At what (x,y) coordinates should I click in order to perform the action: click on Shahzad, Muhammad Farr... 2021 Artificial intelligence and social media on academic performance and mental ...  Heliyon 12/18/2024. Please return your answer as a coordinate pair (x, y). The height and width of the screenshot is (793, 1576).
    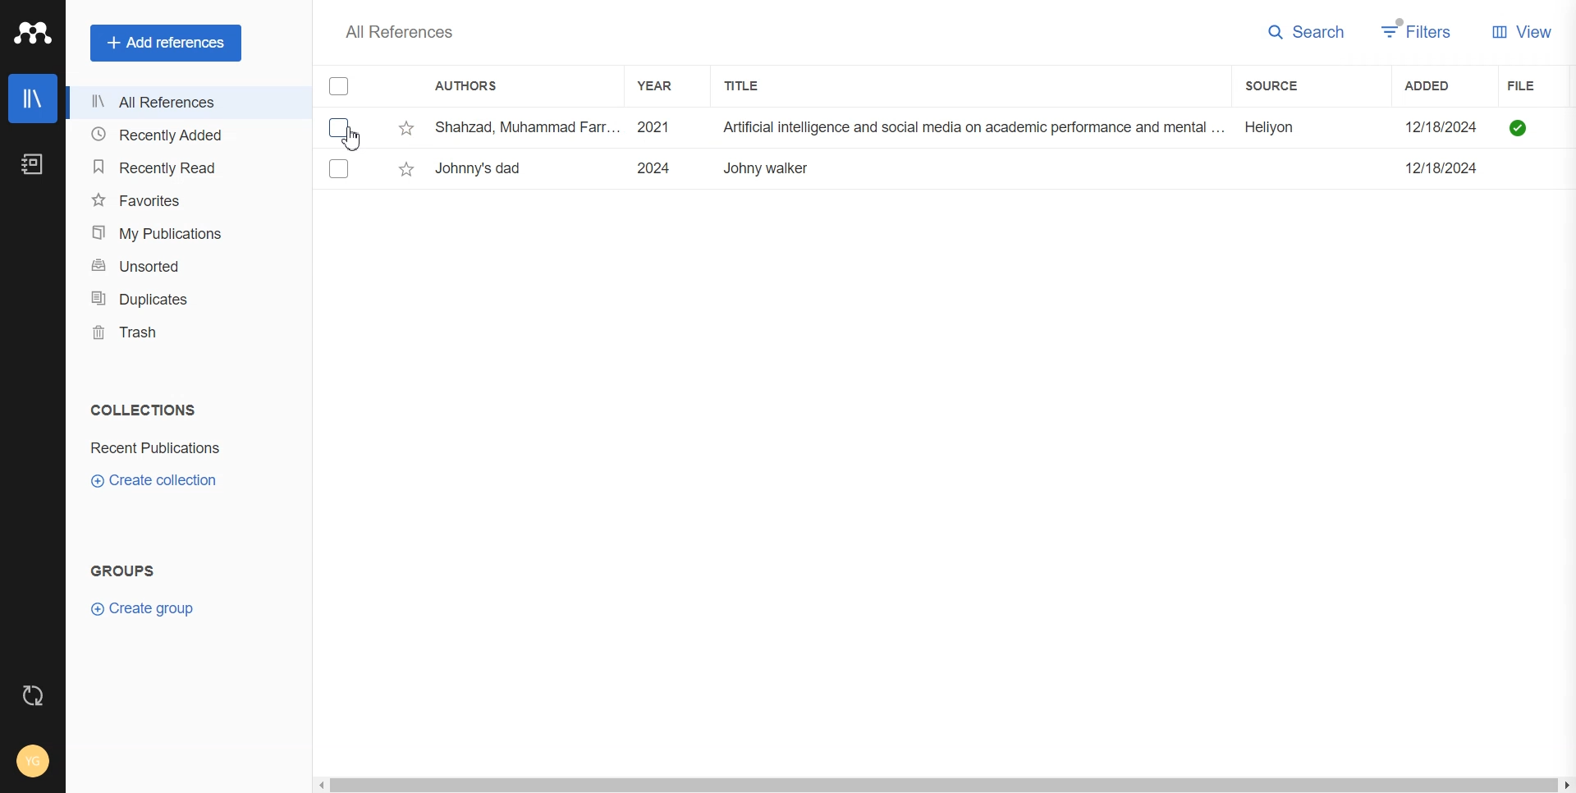
    Looking at the image, I should click on (963, 128).